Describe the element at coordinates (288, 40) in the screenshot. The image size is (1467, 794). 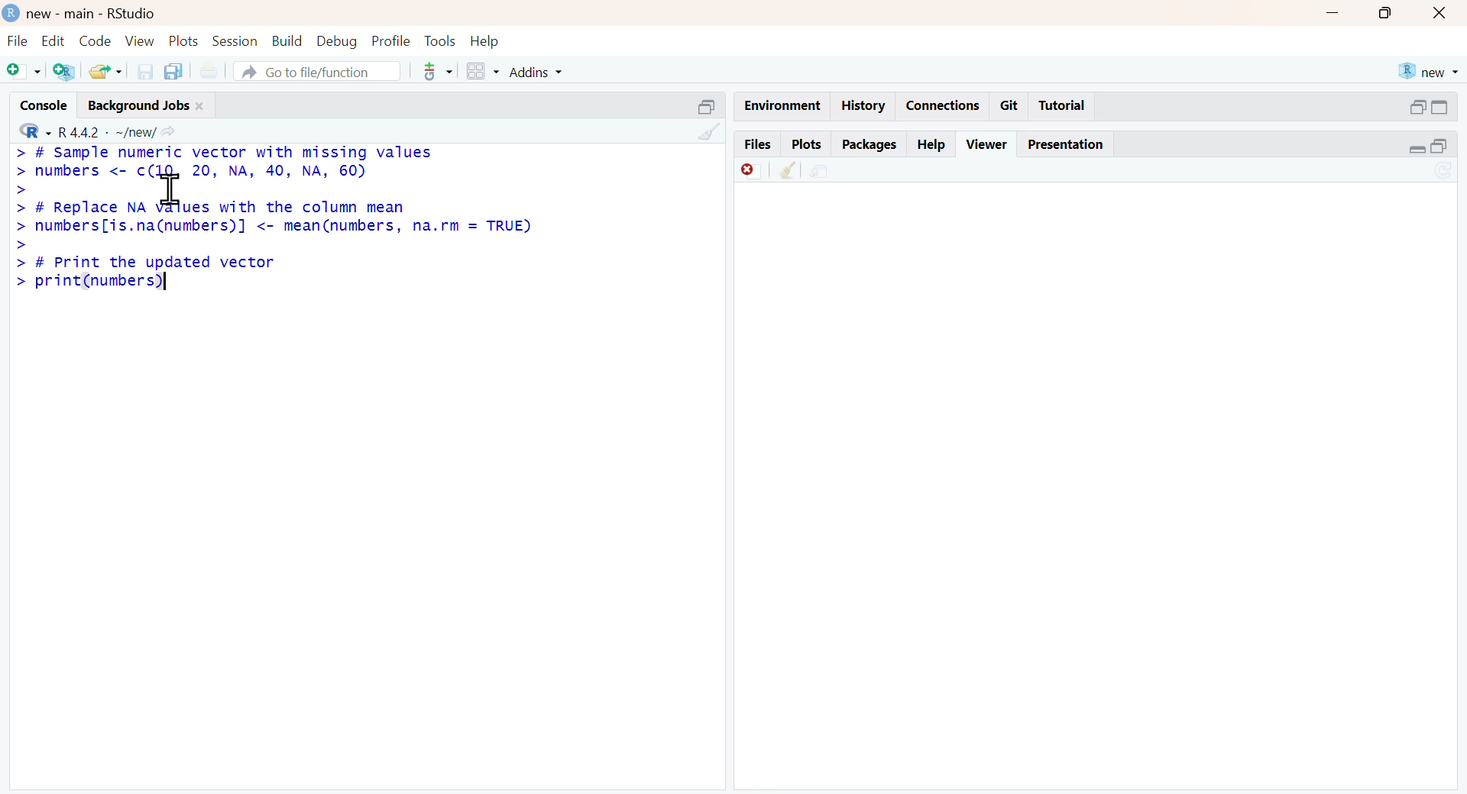
I see `build` at that location.